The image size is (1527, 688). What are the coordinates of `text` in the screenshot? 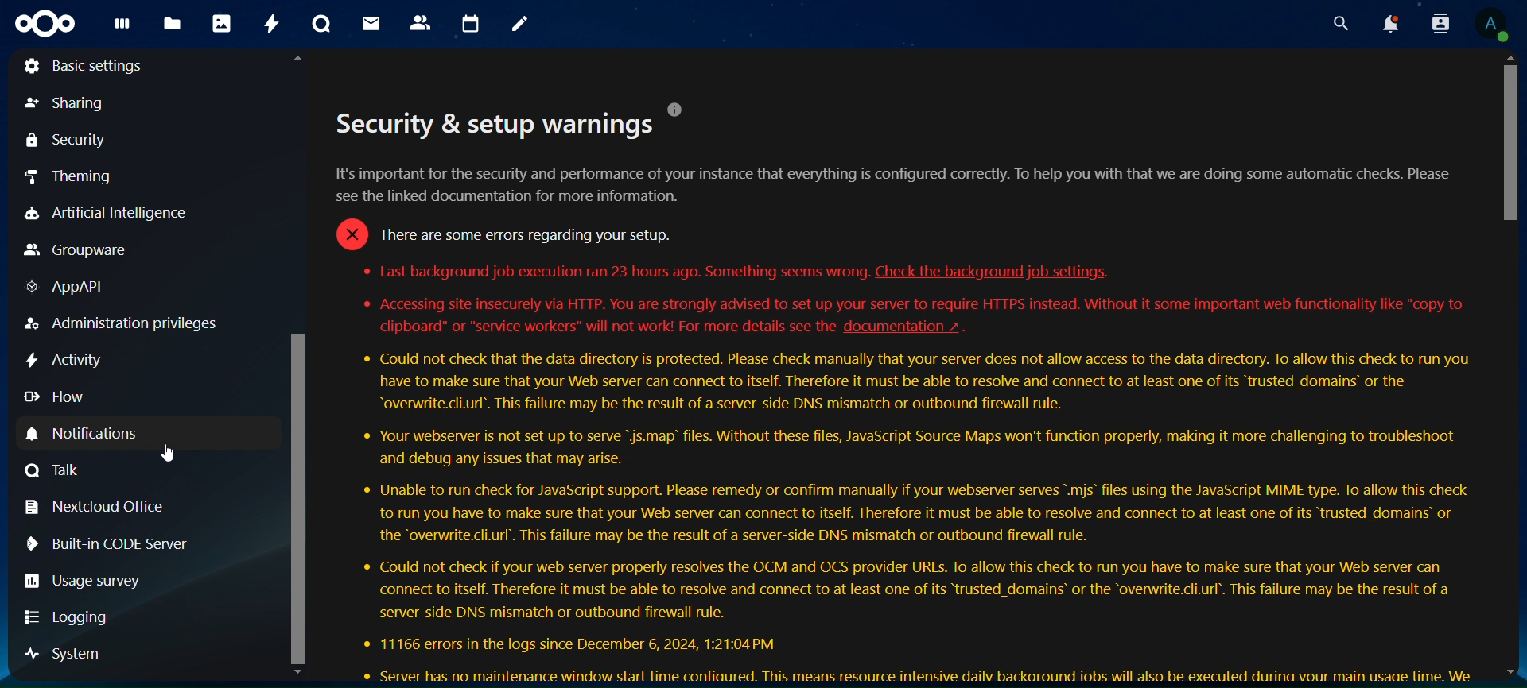 It's located at (903, 392).